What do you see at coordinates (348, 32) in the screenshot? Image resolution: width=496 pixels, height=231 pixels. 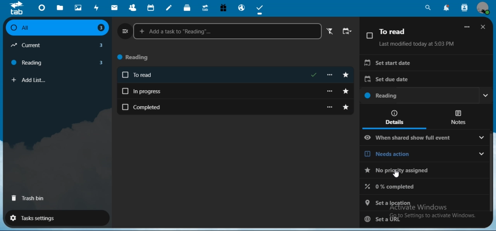 I see `change sort order` at bounding box center [348, 32].